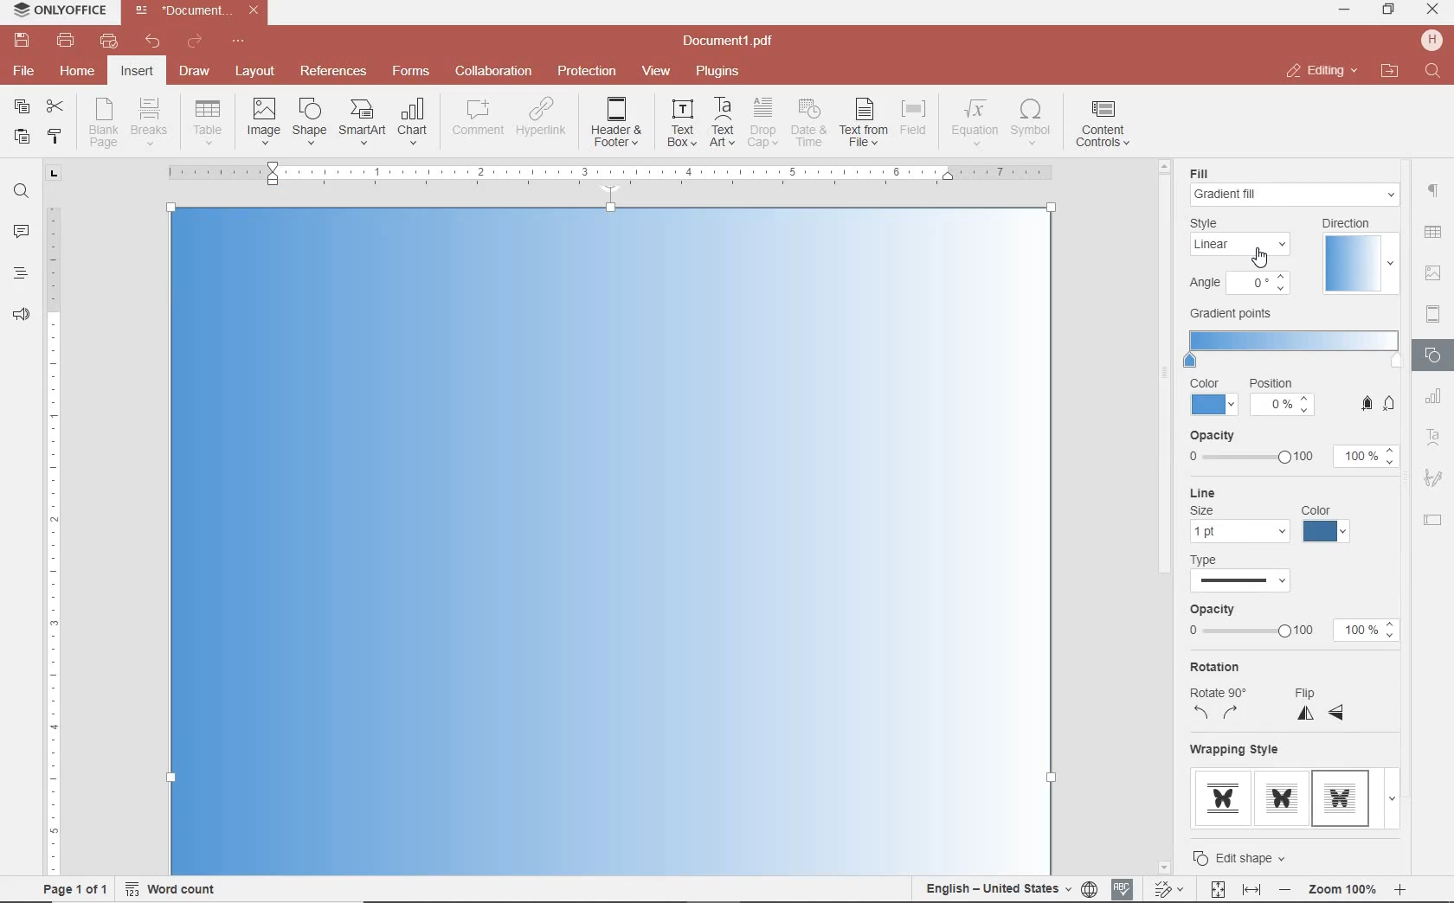  What do you see at coordinates (1159, 655) in the screenshot?
I see `` at bounding box center [1159, 655].